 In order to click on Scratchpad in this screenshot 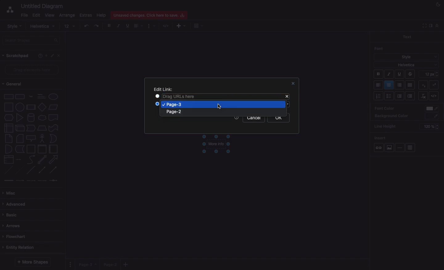, I will do `click(16, 56)`.